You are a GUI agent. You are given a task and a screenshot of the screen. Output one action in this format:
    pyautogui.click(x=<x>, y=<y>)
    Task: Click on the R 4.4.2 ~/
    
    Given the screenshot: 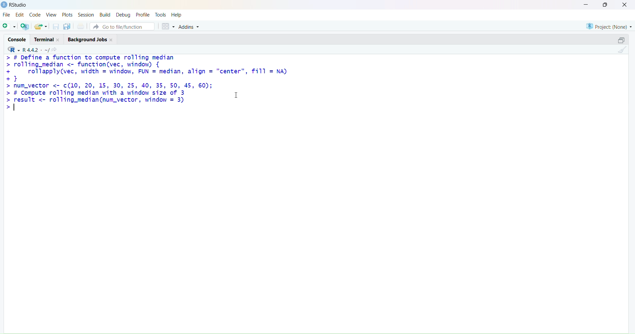 What is the action you would take?
    pyautogui.click(x=36, y=50)
    